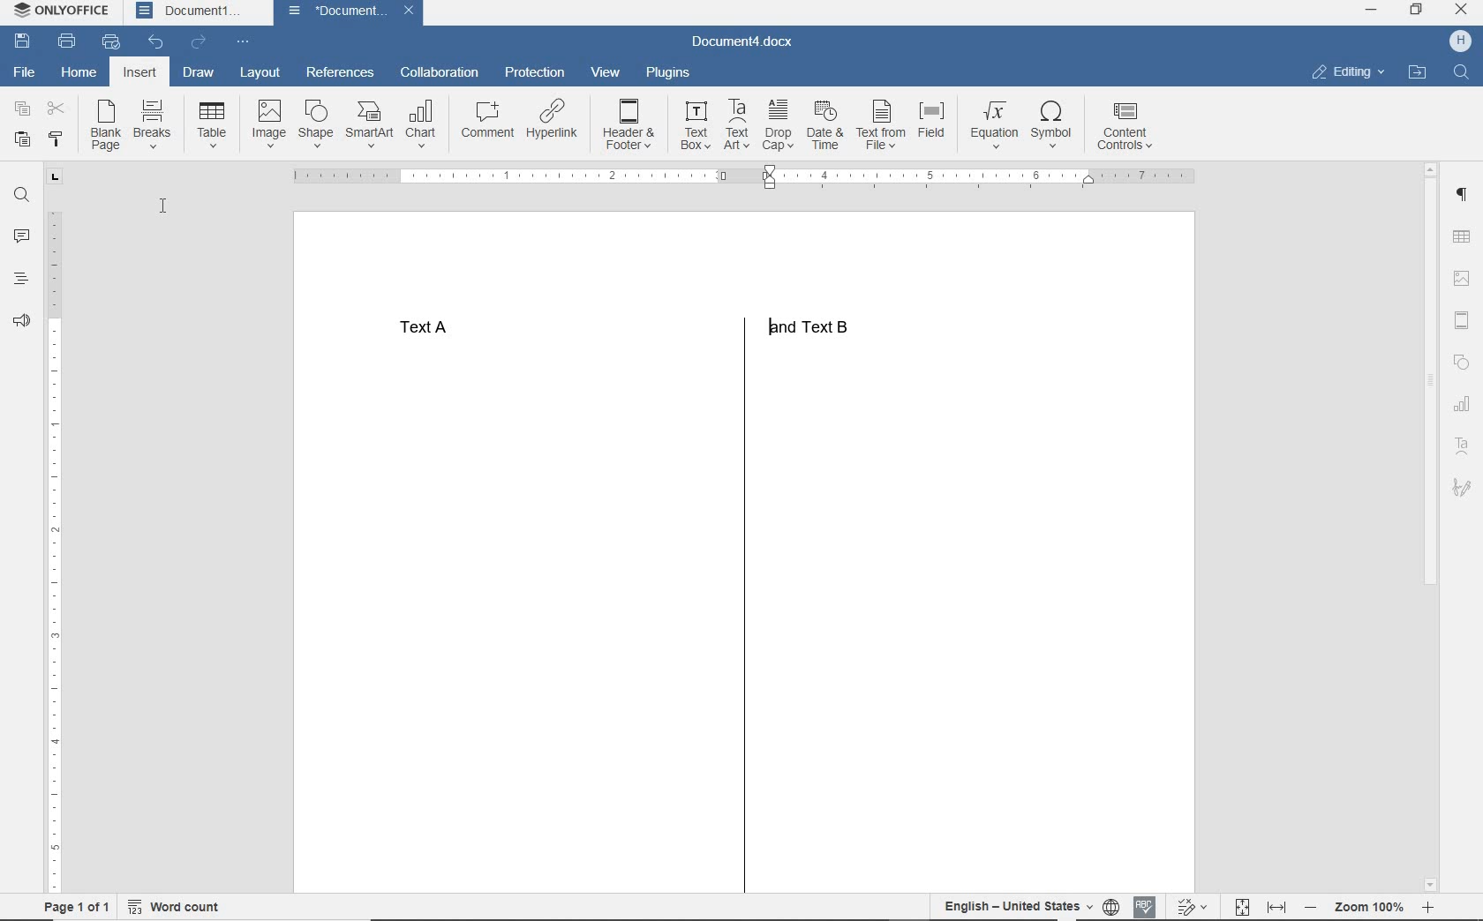 The image size is (1483, 921). Describe the element at coordinates (1348, 73) in the screenshot. I see `EDITING` at that location.